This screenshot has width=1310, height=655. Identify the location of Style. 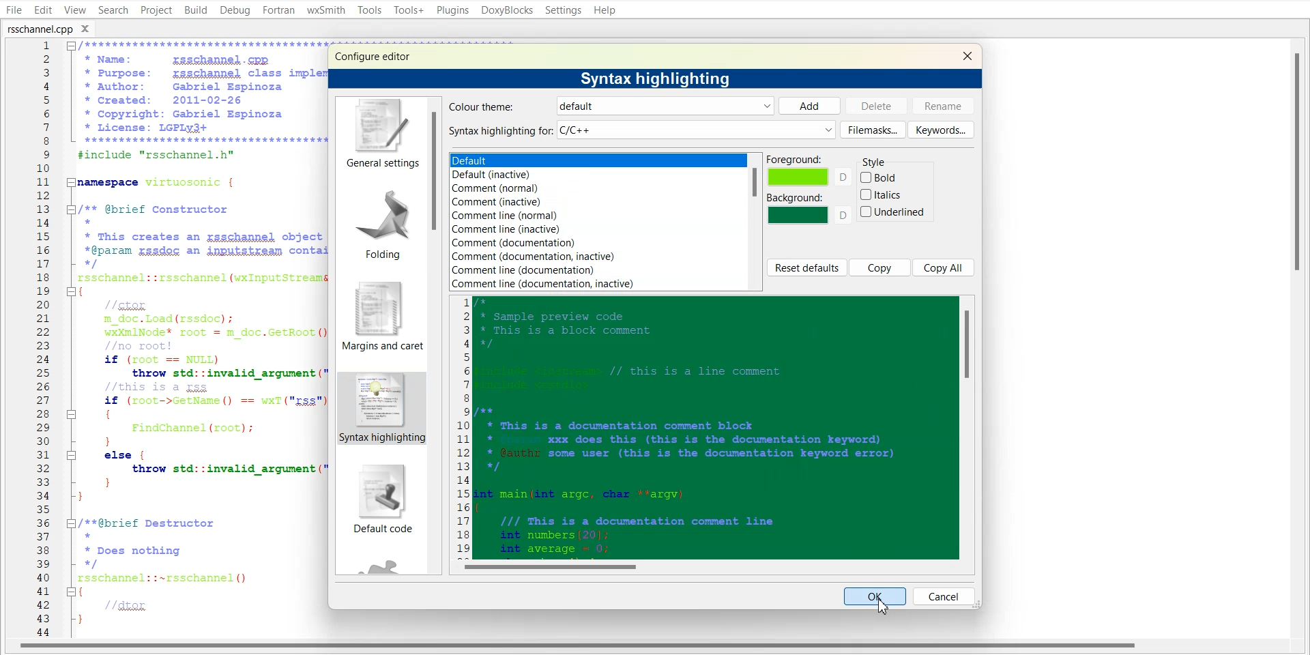
(882, 159).